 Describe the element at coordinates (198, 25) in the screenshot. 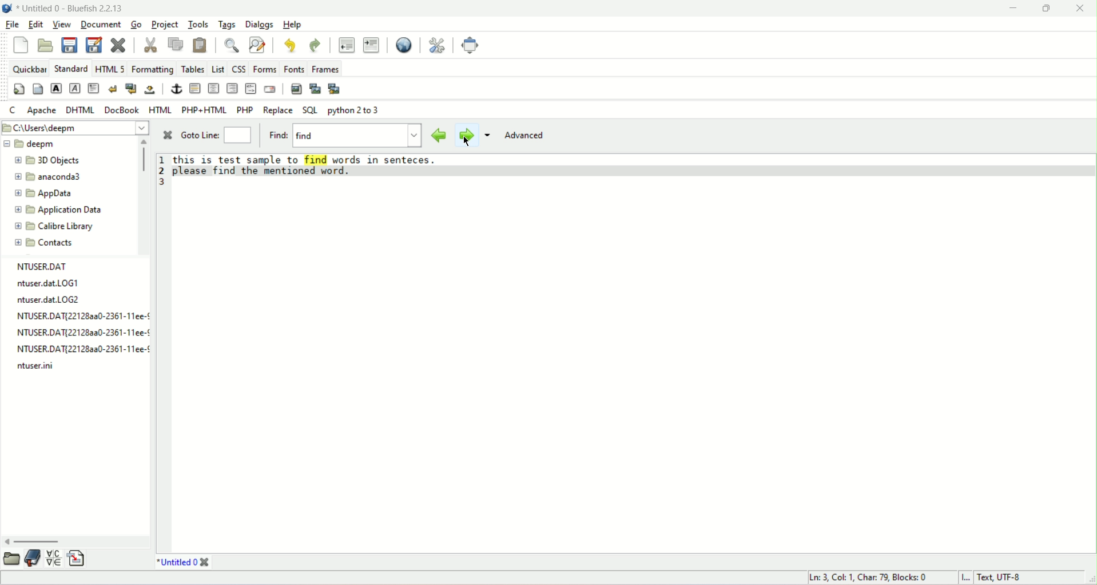

I see `tools` at that location.